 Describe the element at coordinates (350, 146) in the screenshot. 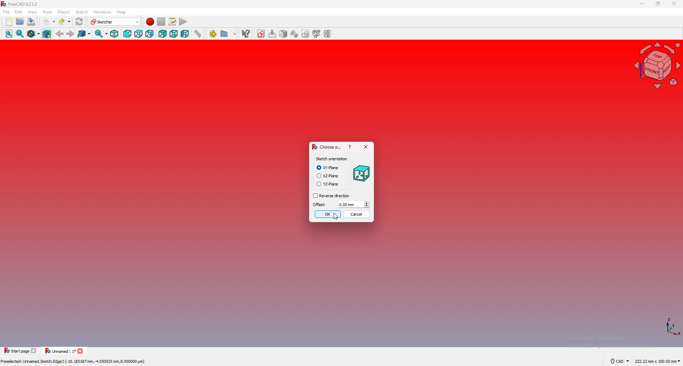

I see `help` at that location.